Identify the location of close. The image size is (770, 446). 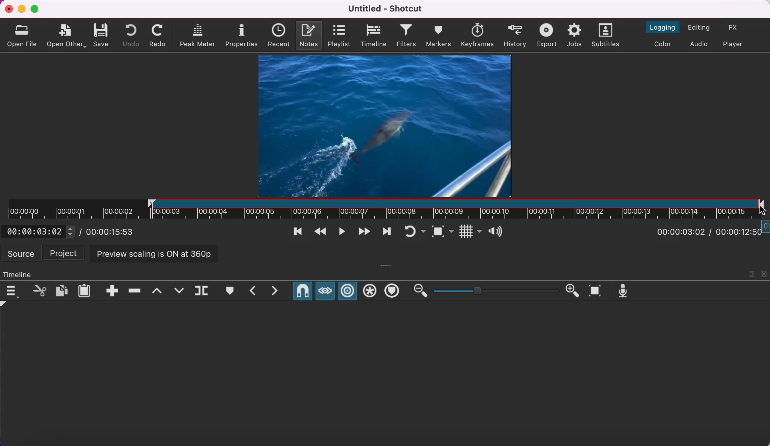
(764, 274).